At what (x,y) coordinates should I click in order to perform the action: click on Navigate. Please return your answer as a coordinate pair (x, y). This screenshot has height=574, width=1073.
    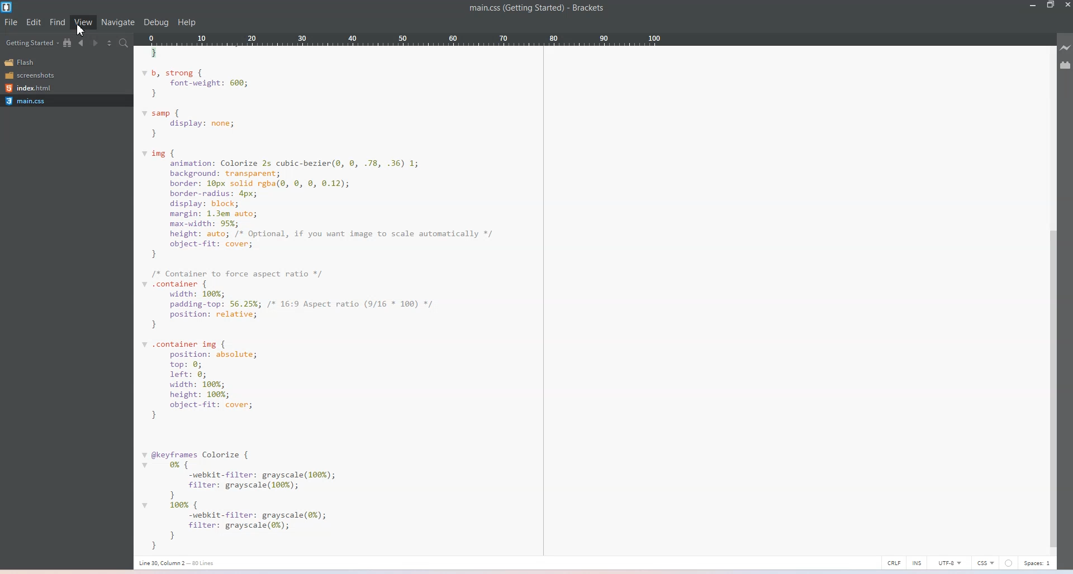
    Looking at the image, I should click on (119, 23).